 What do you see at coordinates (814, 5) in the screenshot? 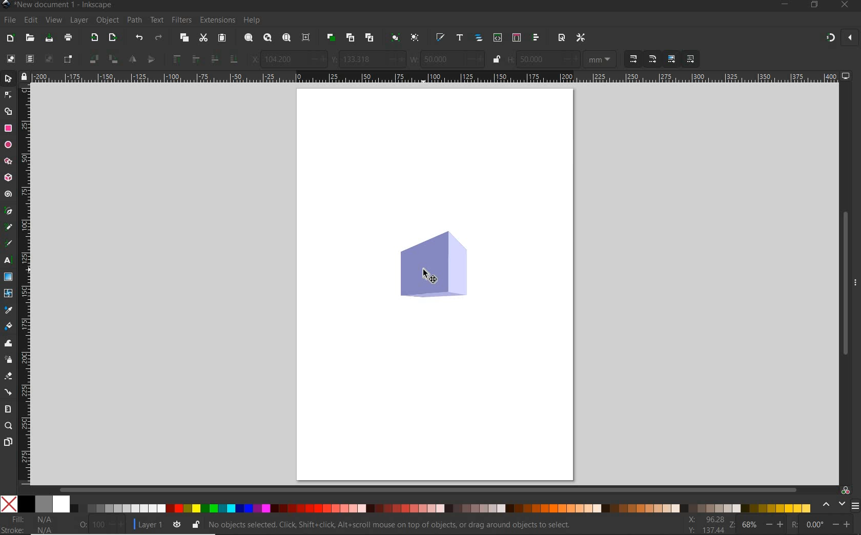
I see `restore down` at bounding box center [814, 5].